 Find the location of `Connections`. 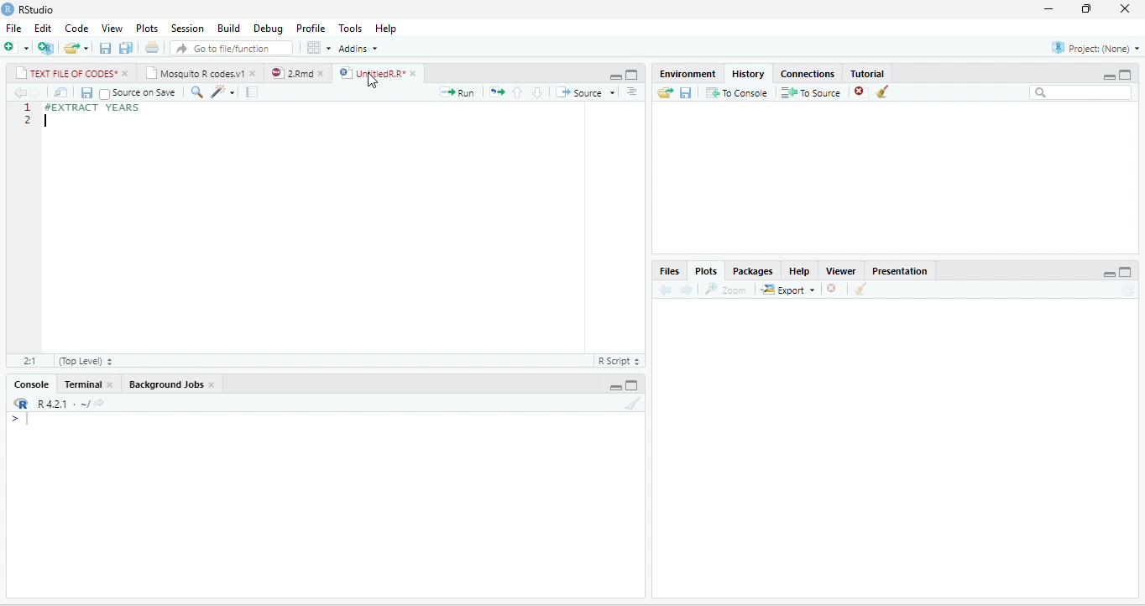

Connections is located at coordinates (808, 75).